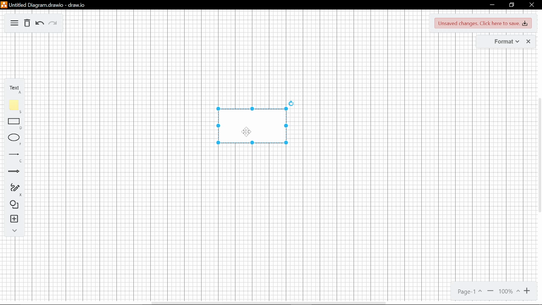  Describe the element at coordinates (495, 291) in the screenshot. I see `Page 1` at that location.